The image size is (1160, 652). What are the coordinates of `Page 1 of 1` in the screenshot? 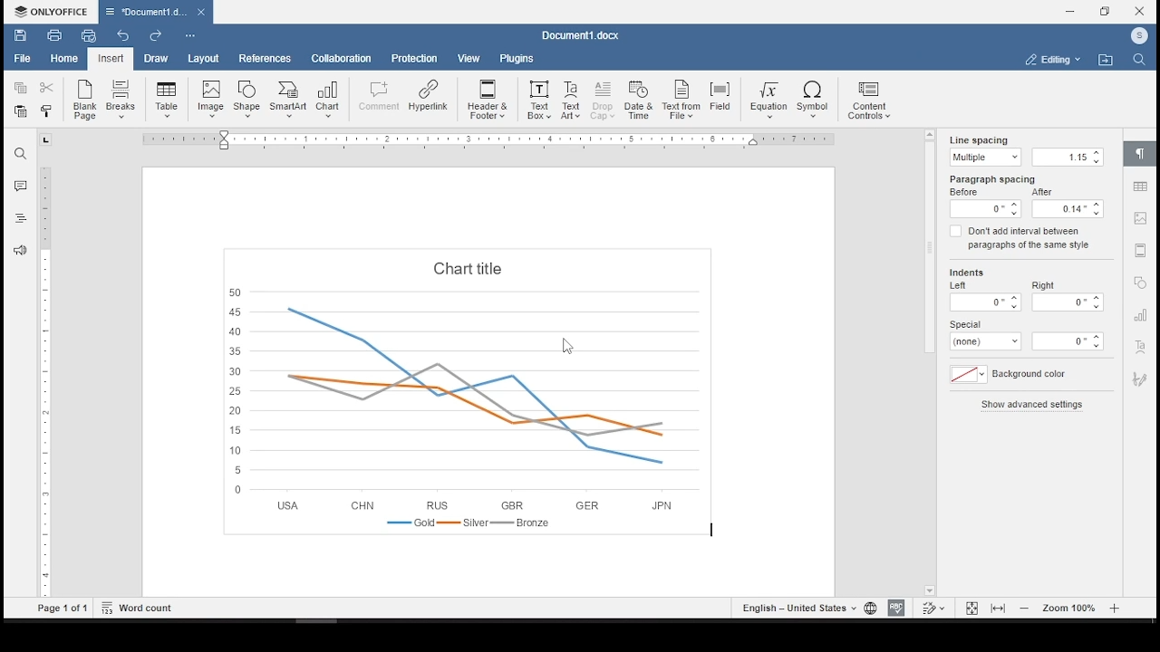 It's located at (63, 609).